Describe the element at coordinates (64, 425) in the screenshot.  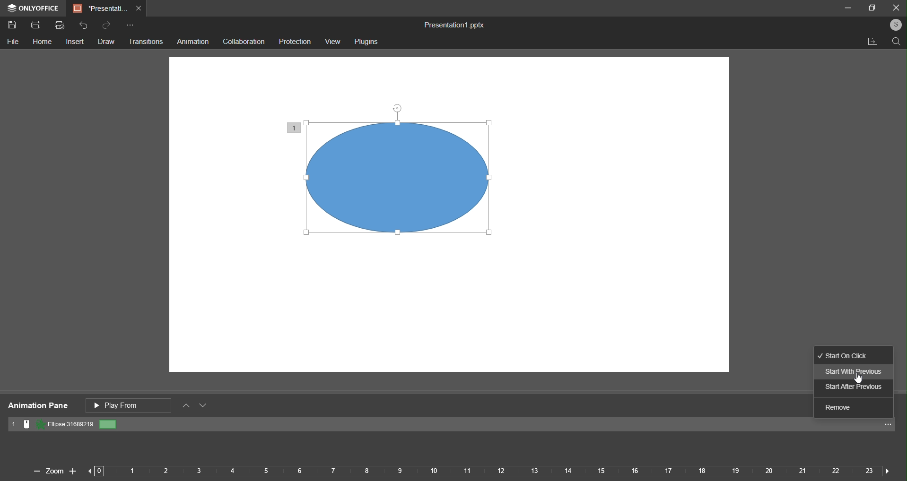
I see `Animation name` at that location.